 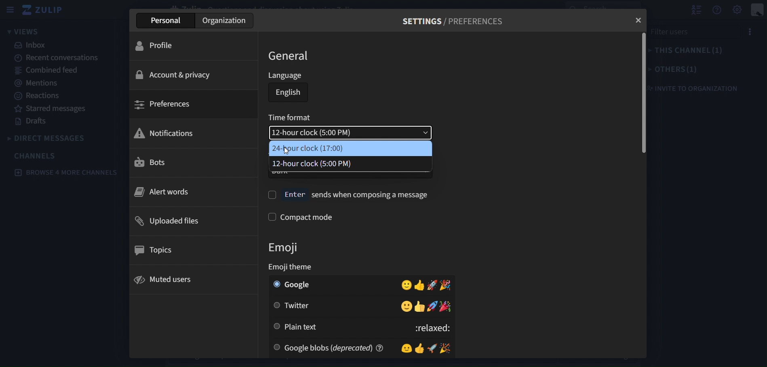 What do you see at coordinates (295, 307) in the screenshot?
I see `twitter` at bounding box center [295, 307].